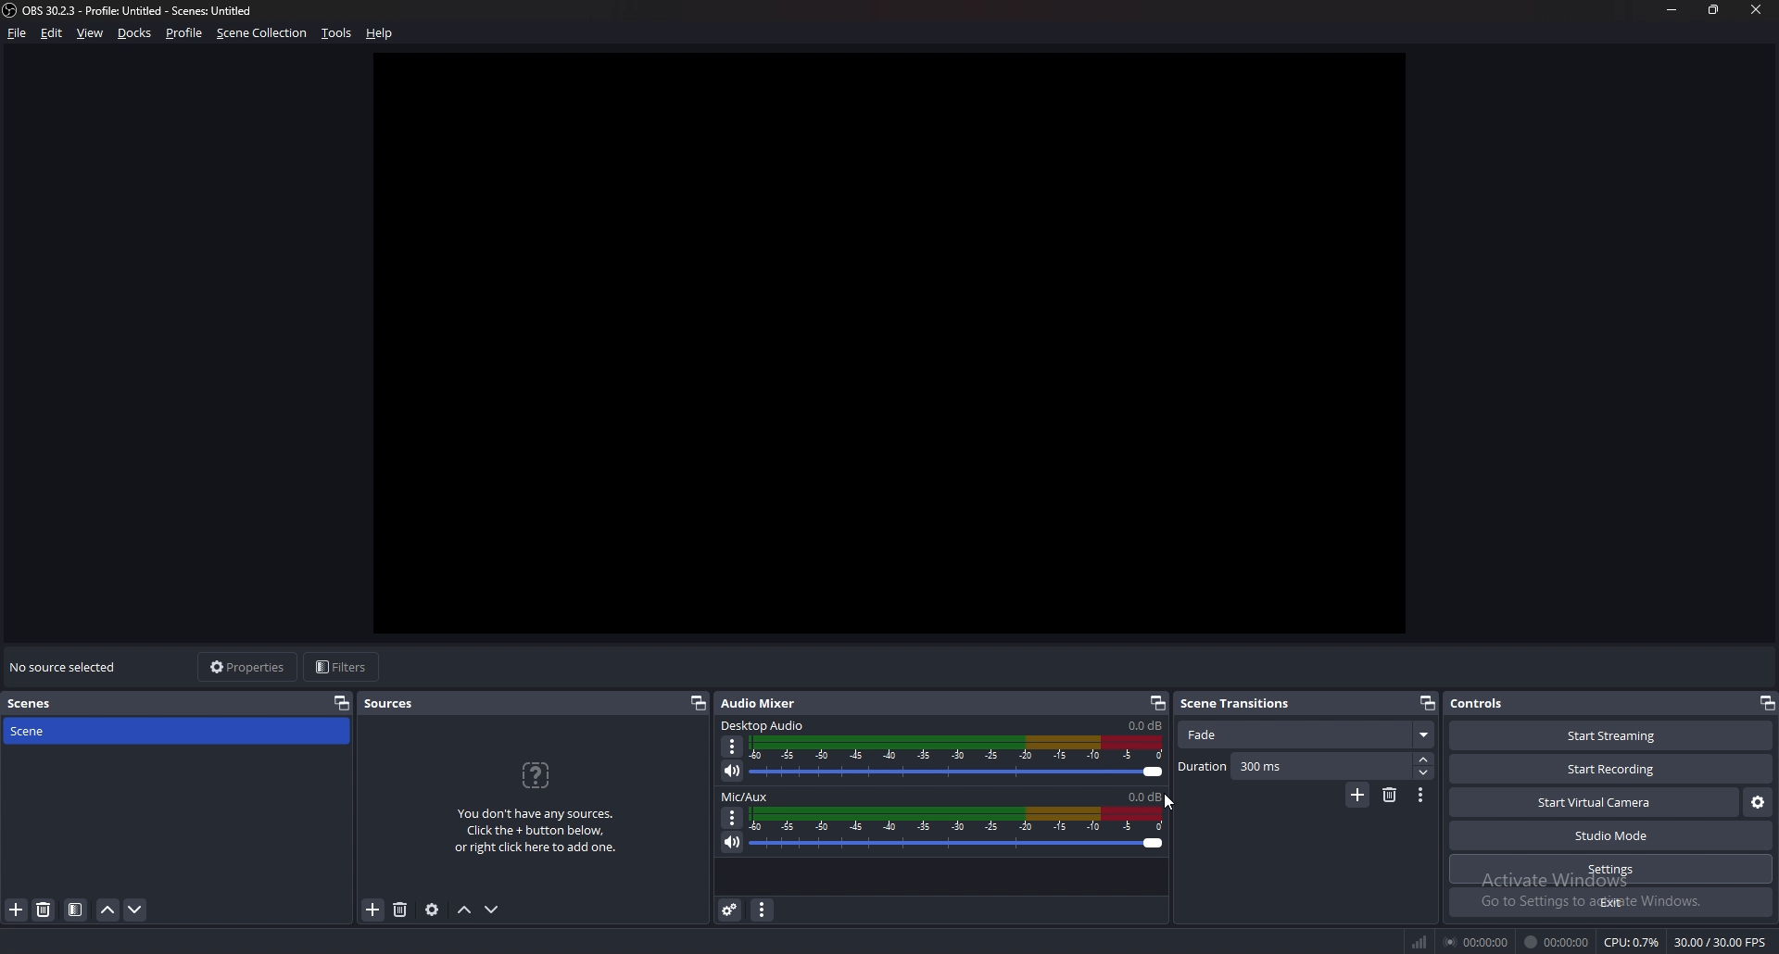 This screenshot has width=1779, height=954. I want to click on start streaming, so click(1611, 735).